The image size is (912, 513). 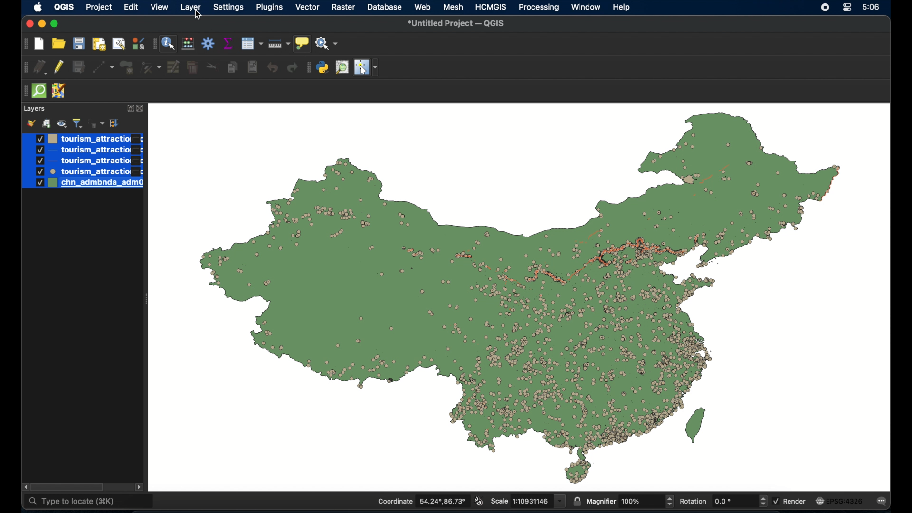 I want to click on python console, so click(x=323, y=67).